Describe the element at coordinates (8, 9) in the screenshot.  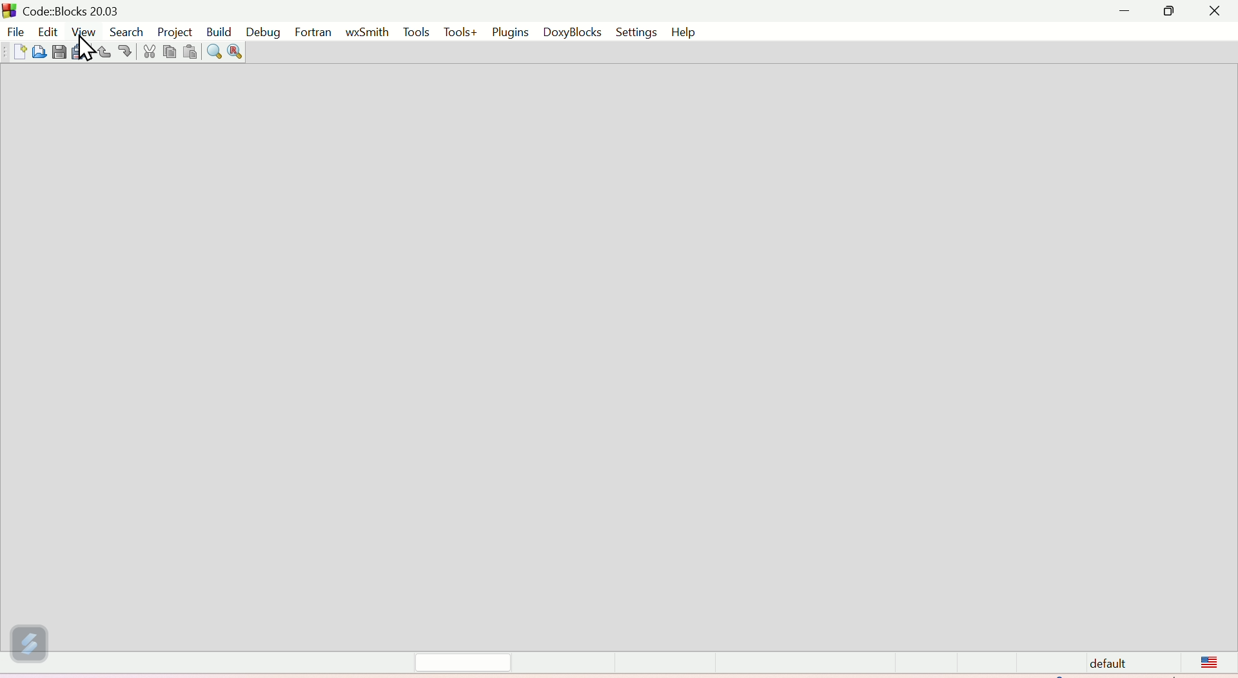
I see `` at that location.